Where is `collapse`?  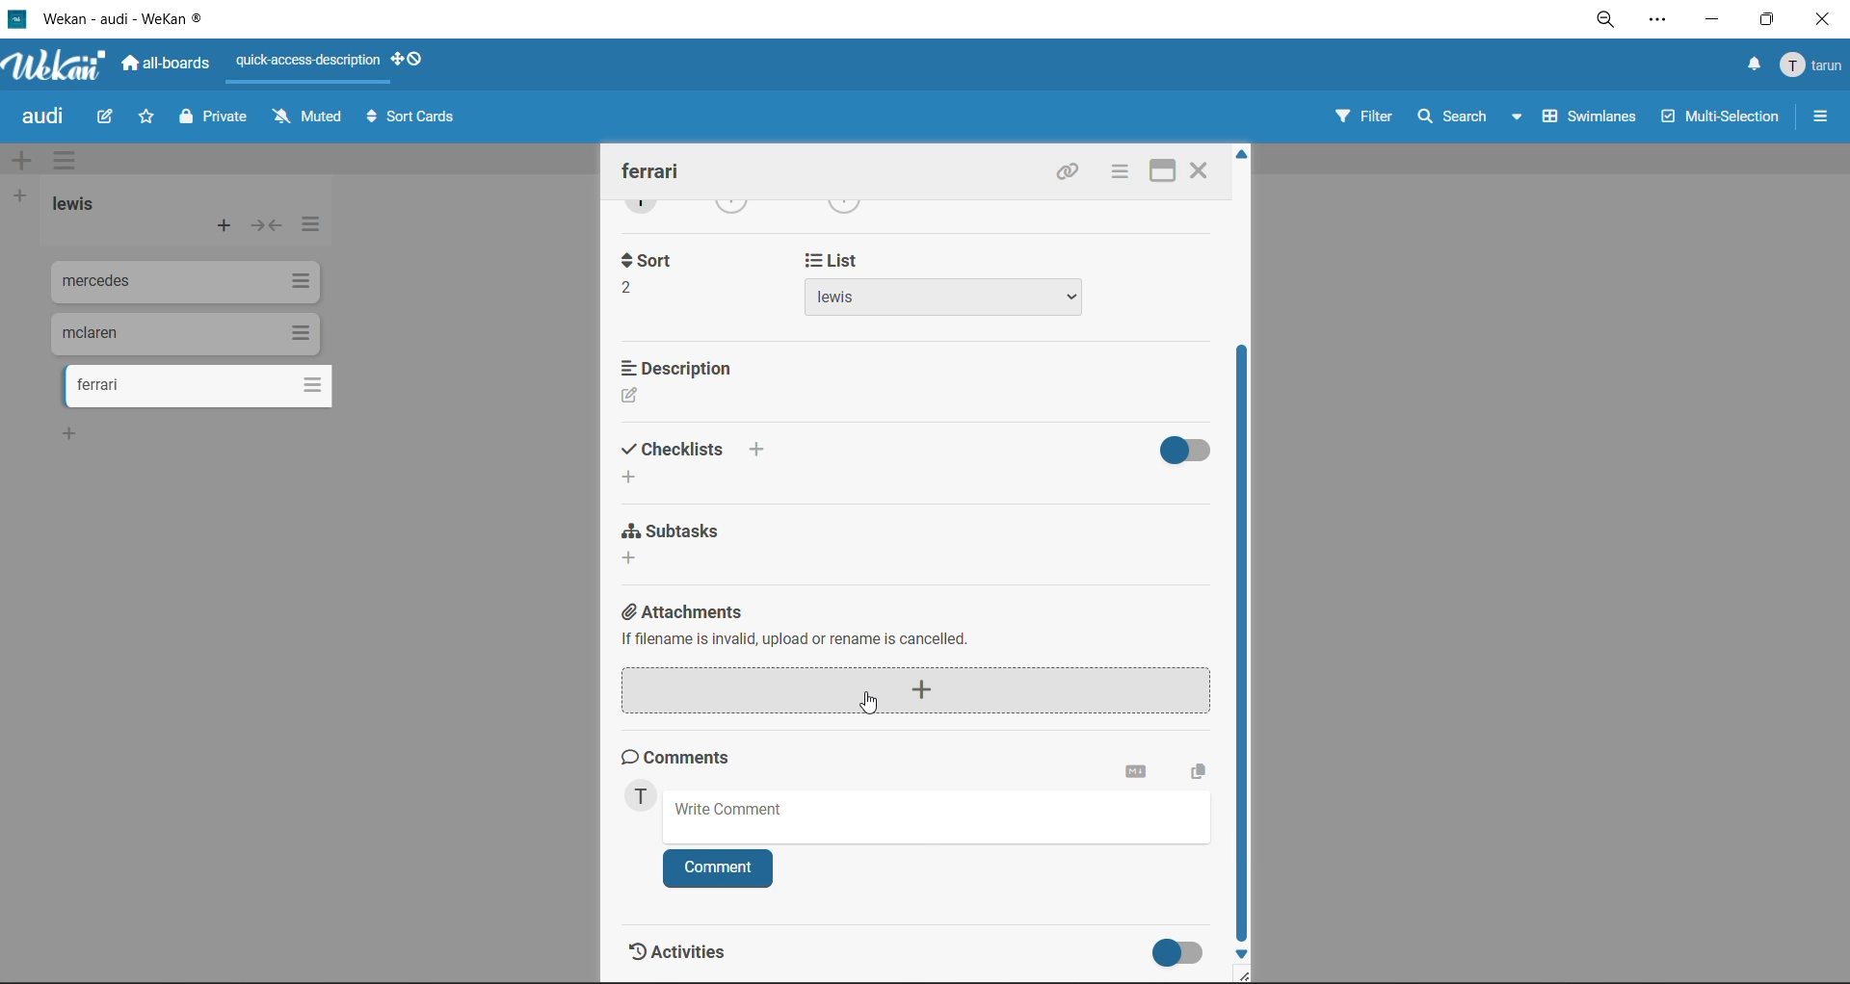 collapse is located at coordinates (265, 229).